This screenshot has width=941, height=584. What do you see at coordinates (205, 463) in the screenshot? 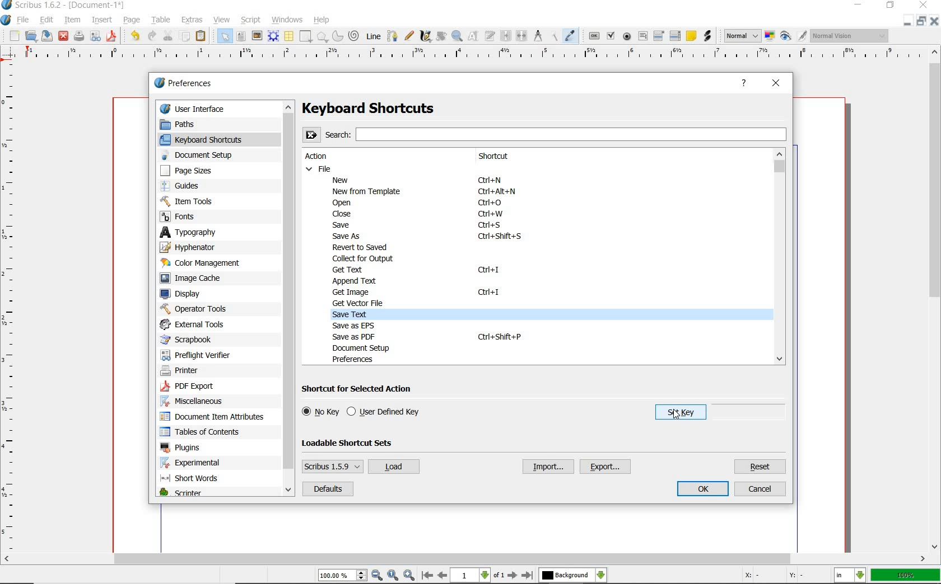
I see `experimental` at bounding box center [205, 463].